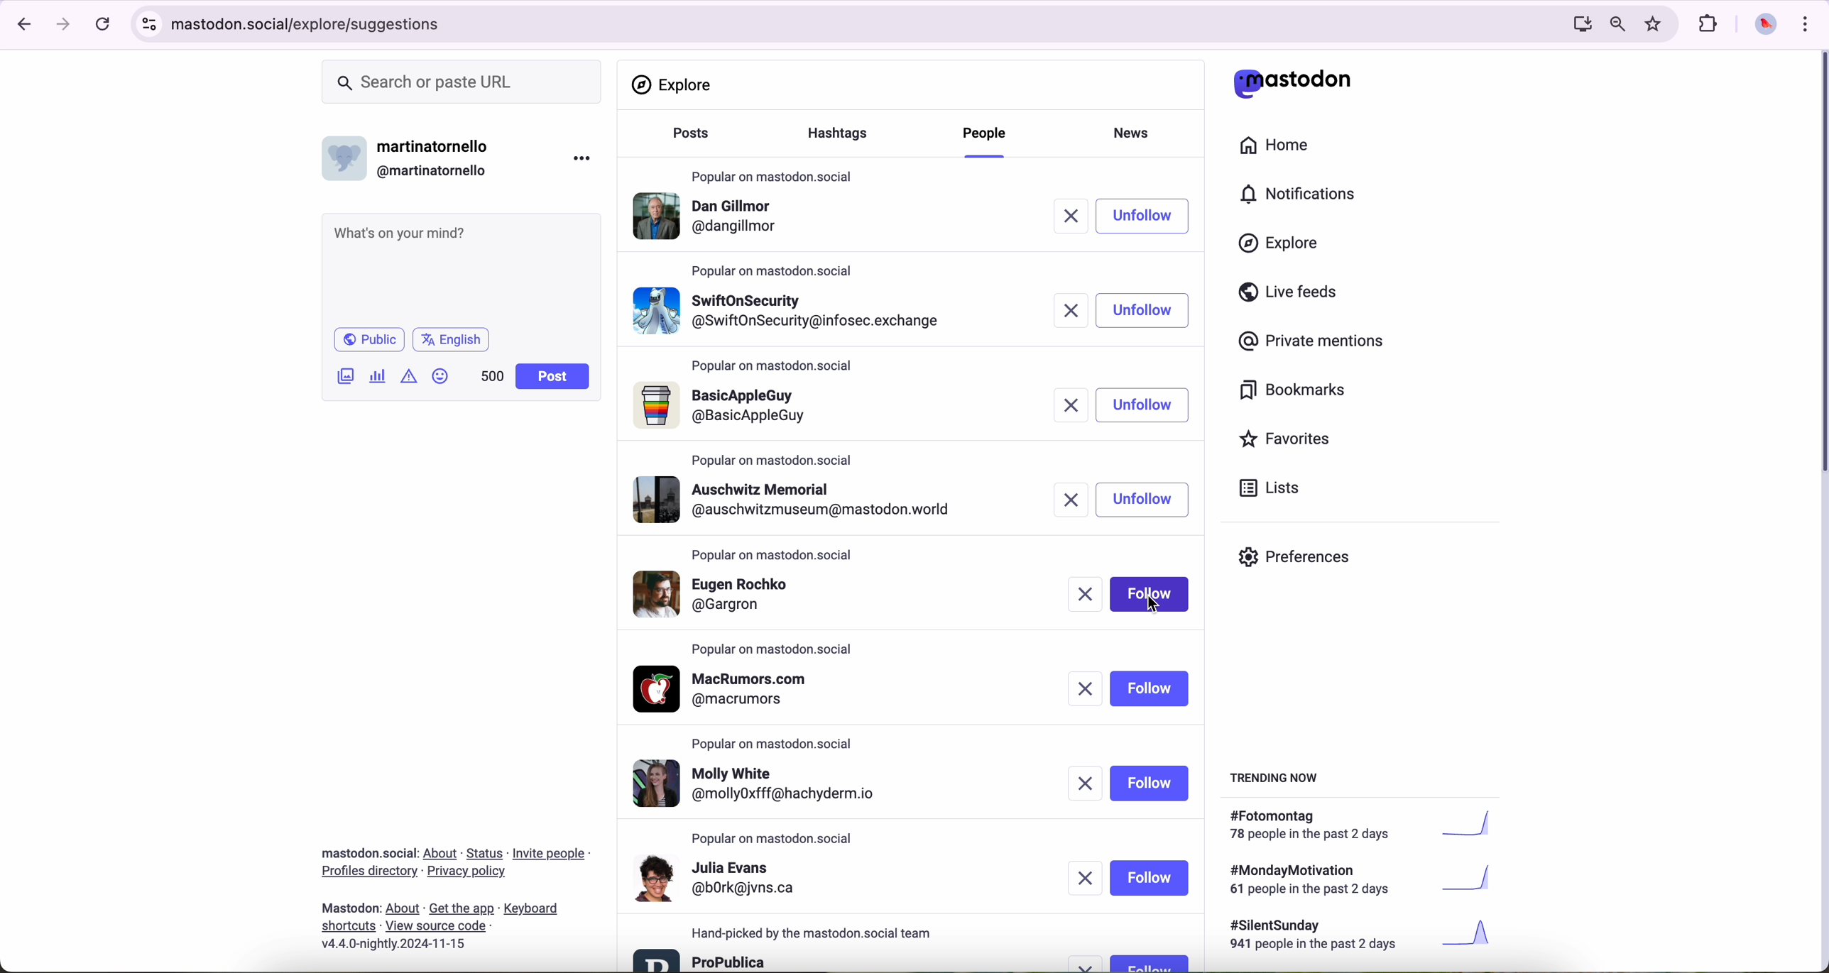 Image resolution: width=1829 pixels, height=973 pixels. I want to click on profile, so click(727, 407).